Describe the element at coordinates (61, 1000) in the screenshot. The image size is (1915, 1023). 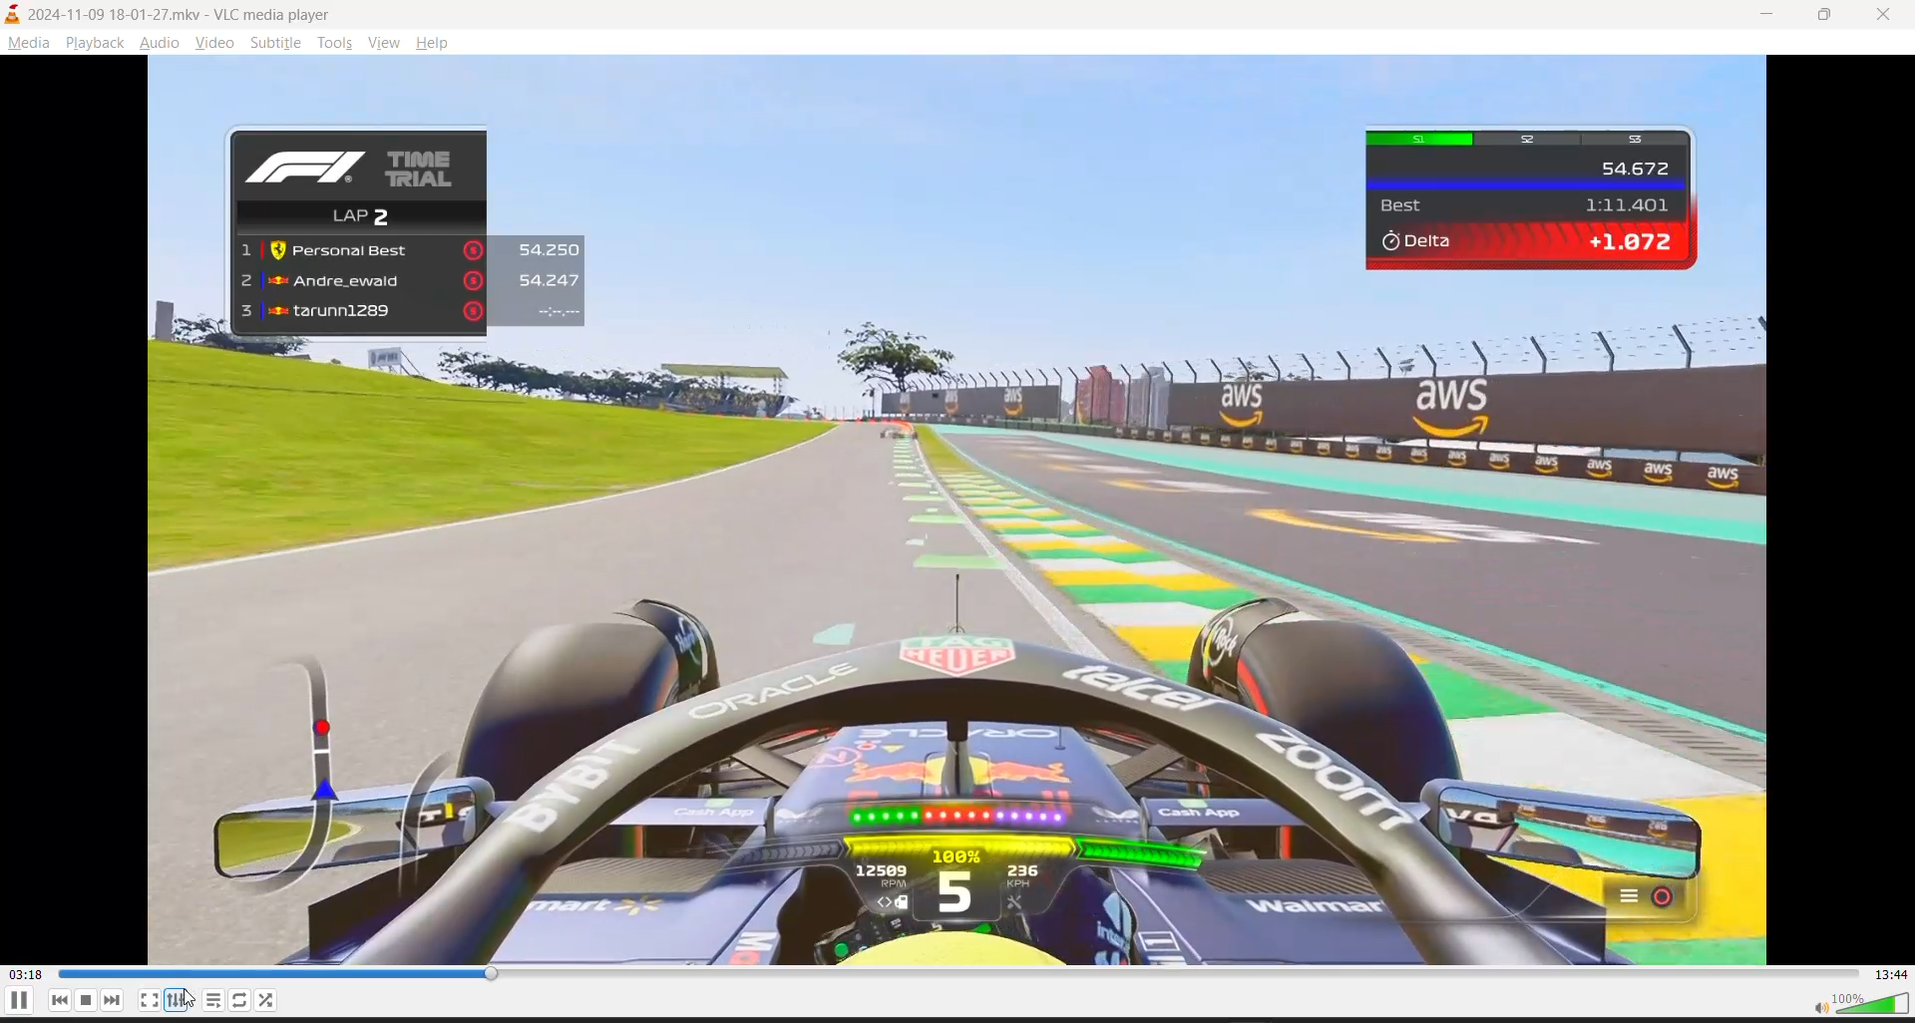
I see `previous` at that location.